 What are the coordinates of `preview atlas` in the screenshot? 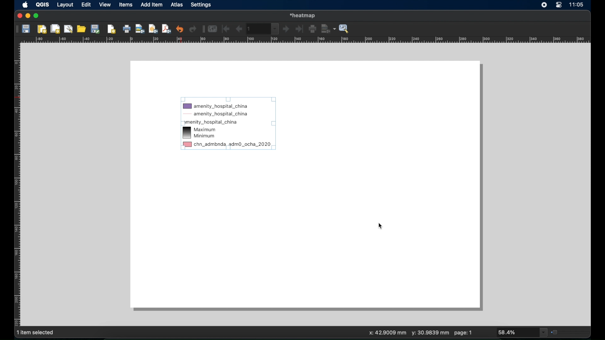 It's located at (213, 29).